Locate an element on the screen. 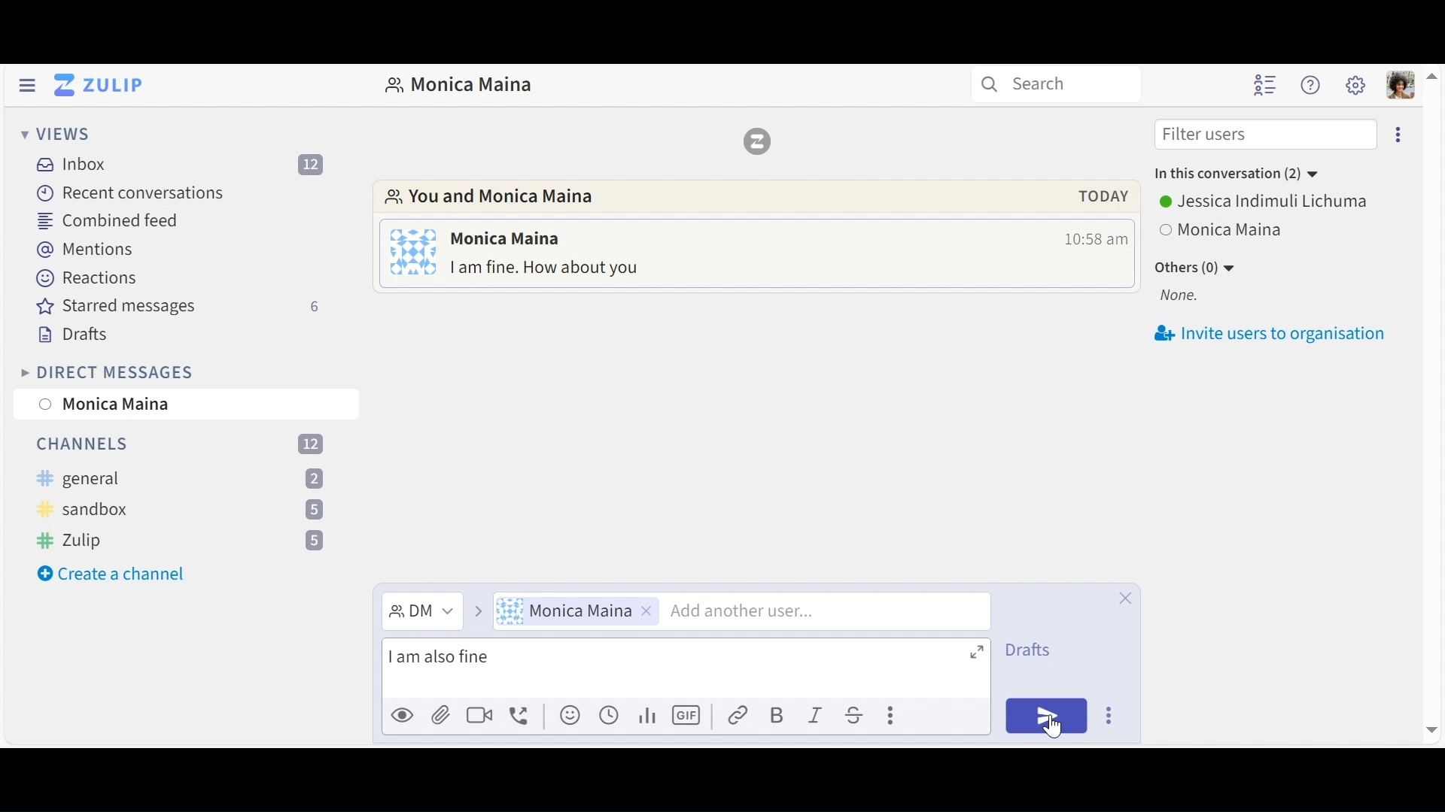  Direct message is located at coordinates (757, 259).